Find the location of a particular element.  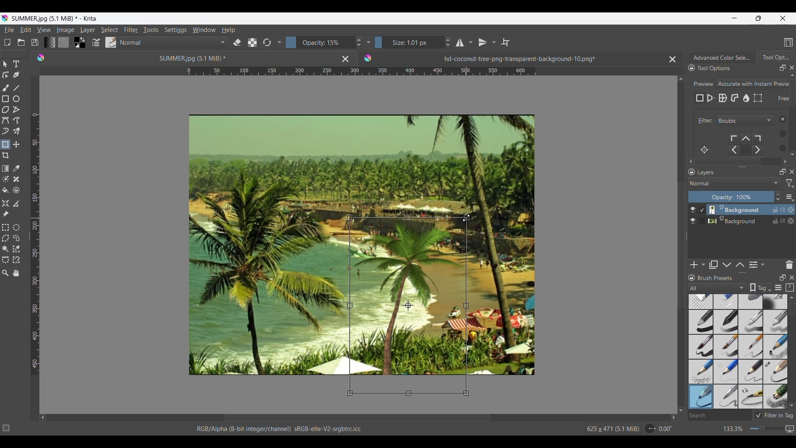

SUMMERjpg(5.1 MiB)* - Lrita is located at coordinates (55, 18).